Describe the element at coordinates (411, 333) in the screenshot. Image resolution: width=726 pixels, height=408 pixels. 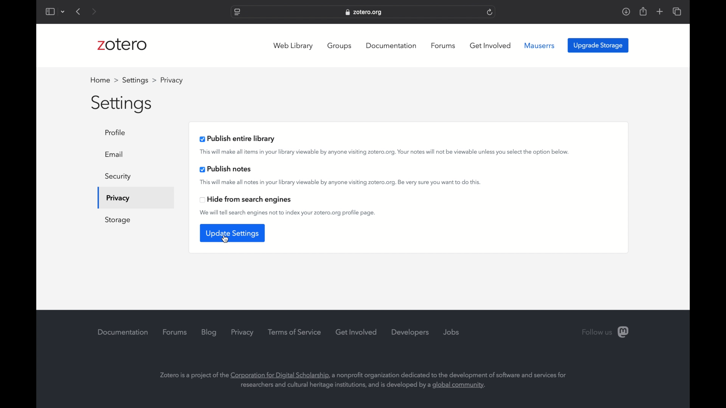
I see `developers` at that location.